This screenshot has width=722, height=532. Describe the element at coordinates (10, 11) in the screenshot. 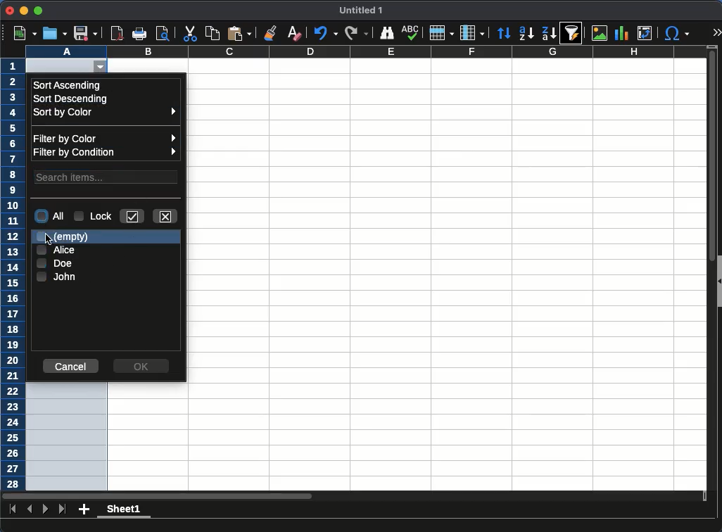

I see `close` at that location.